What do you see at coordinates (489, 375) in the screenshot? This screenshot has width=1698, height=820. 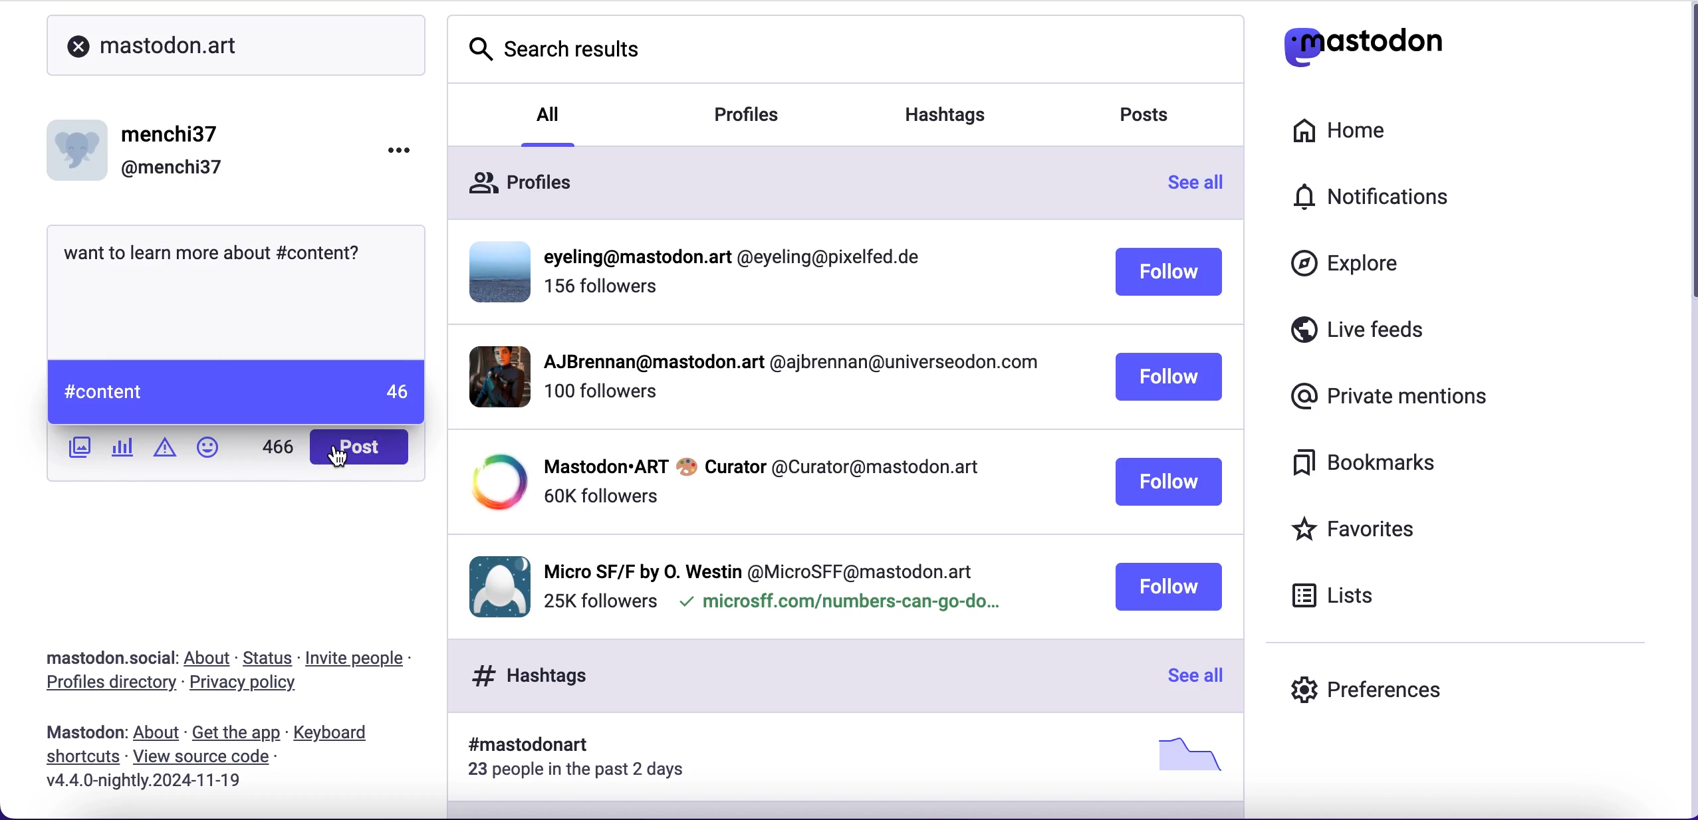 I see `display picture` at bounding box center [489, 375].